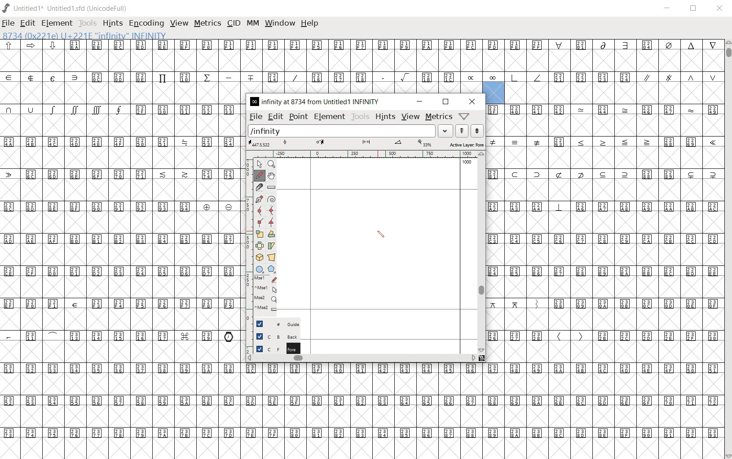 The image size is (732, 459). What do you see at coordinates (122, 287) in the screenshot?
I see `empty glyph slots` at bounding box center [122, 287].